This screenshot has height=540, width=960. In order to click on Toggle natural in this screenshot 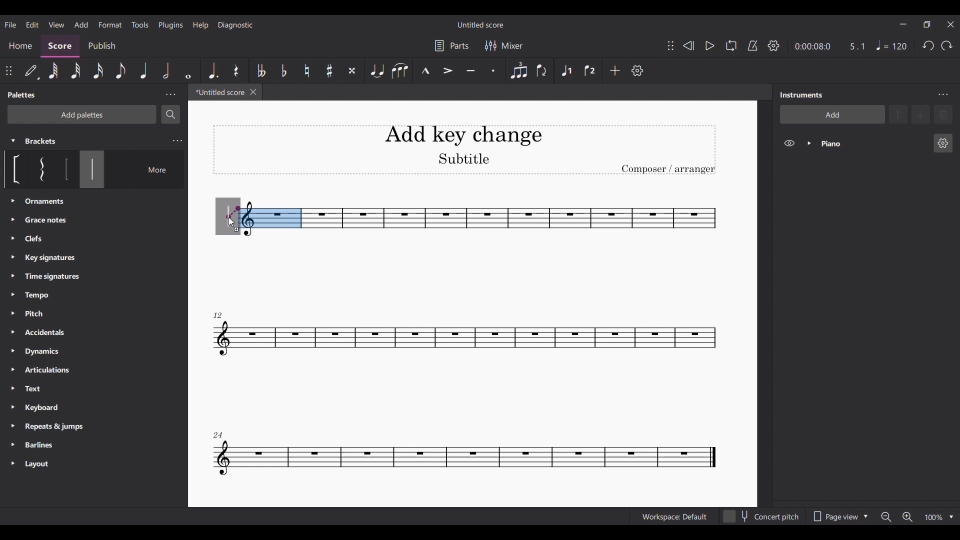, I will do `click(307, 70)`.